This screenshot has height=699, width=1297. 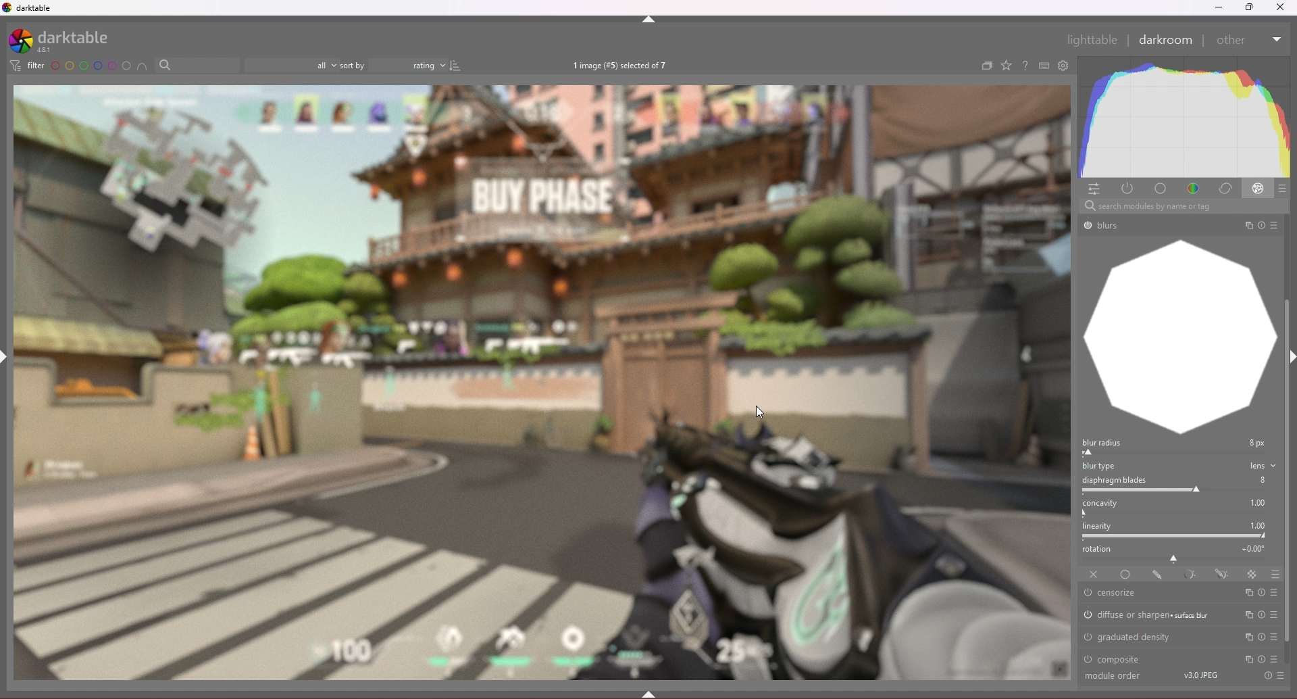 I want to click on include color label, so click(x=141, y=66).